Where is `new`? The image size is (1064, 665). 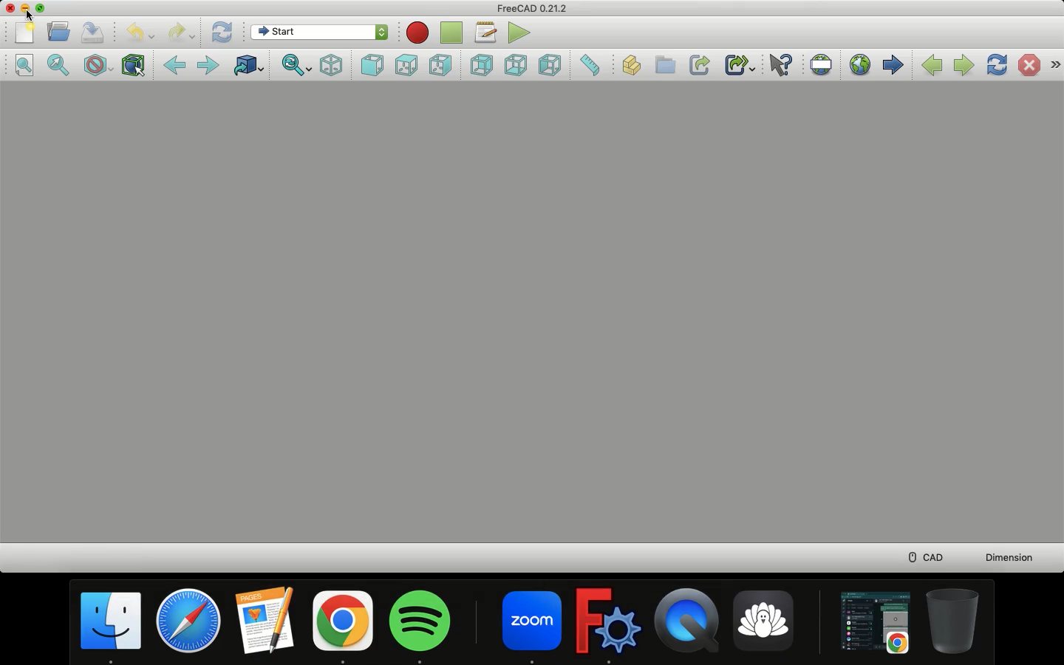 new is located at coordinates (24, 34).